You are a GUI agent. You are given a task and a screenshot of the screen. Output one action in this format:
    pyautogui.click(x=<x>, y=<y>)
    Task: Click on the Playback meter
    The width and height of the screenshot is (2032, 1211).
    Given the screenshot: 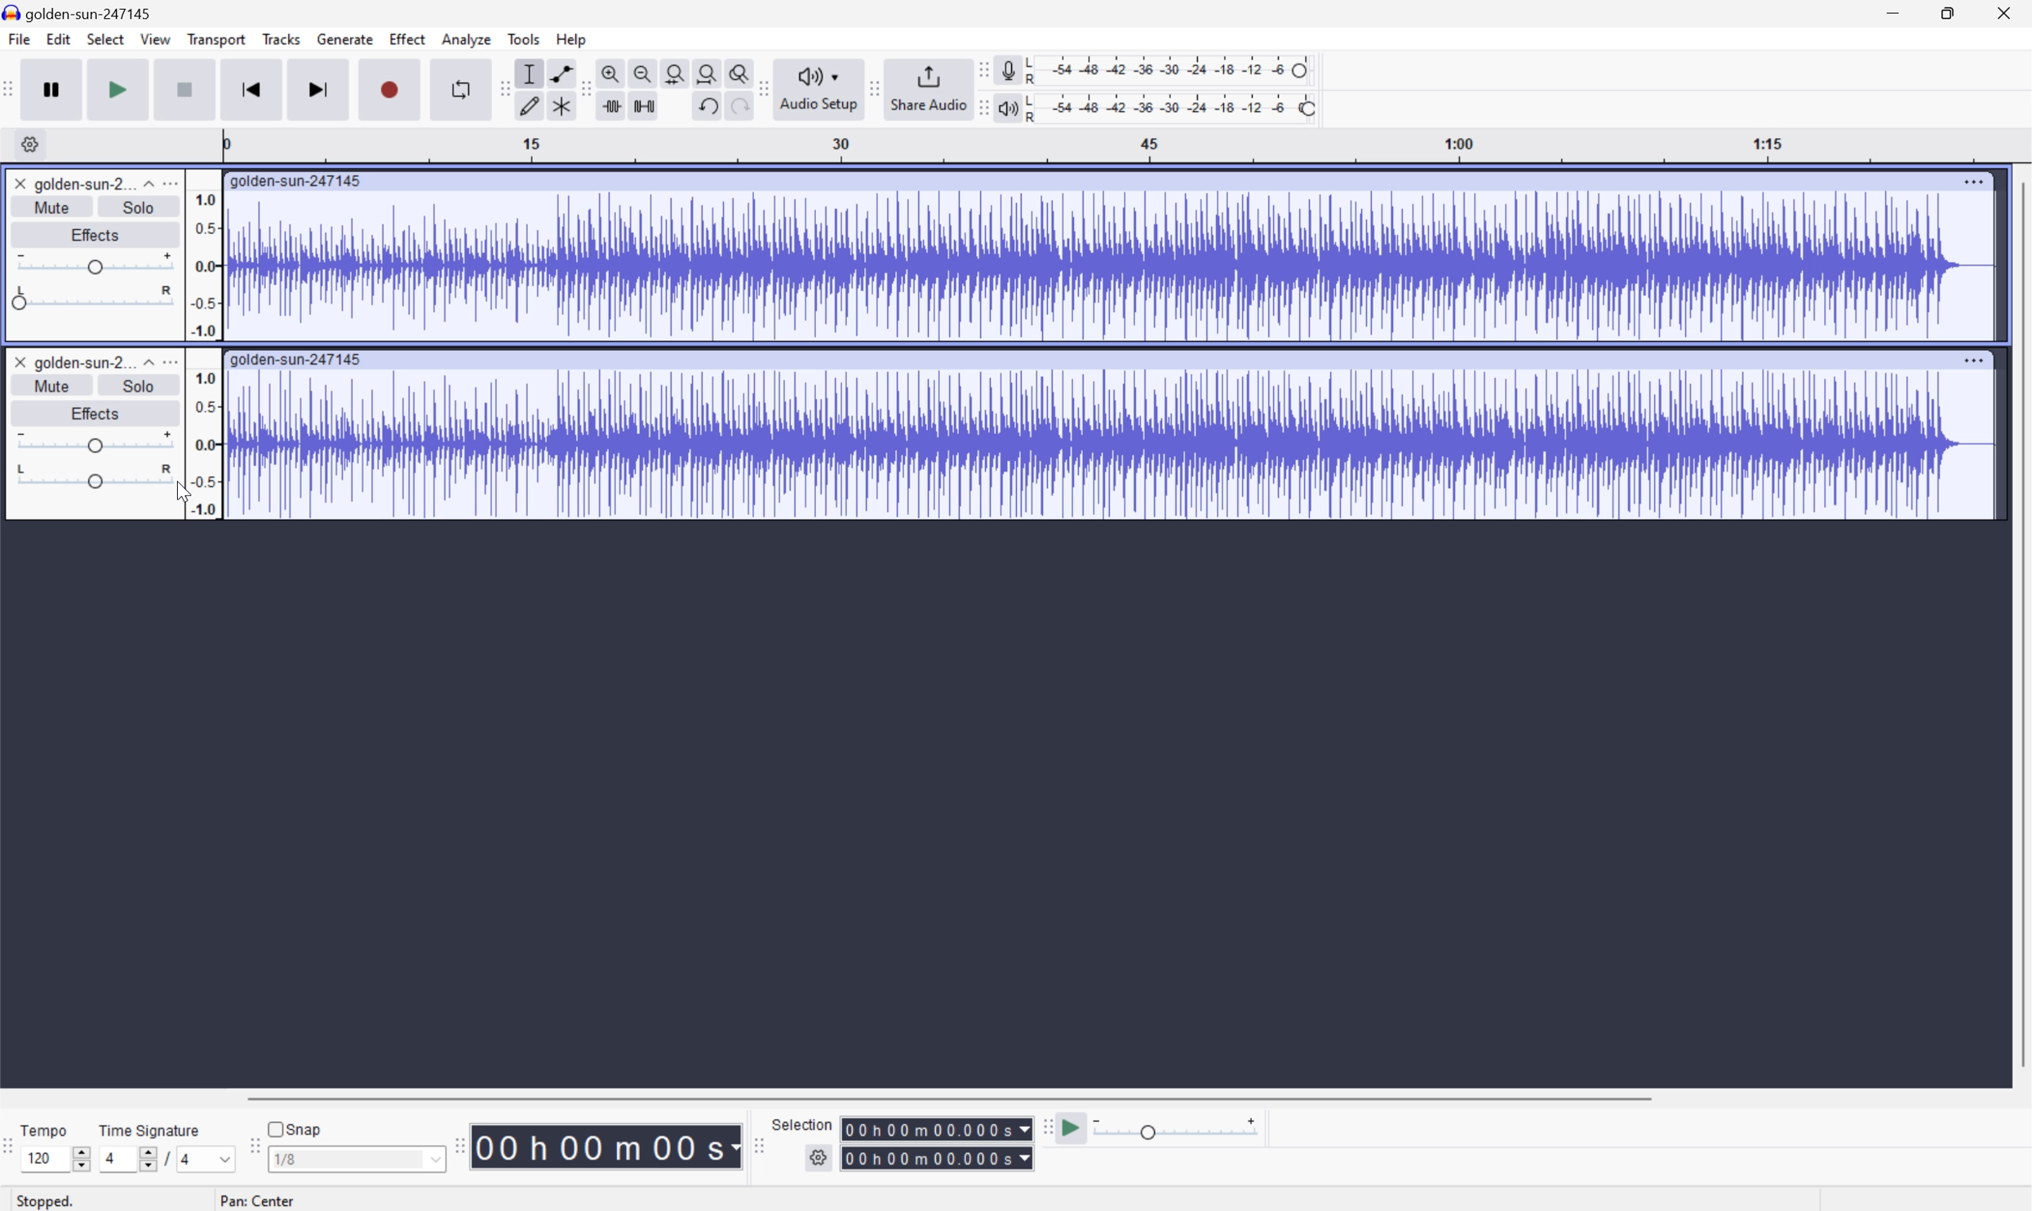 What is the action you would take?
    pyautogui.click(x=1007, y=107)
    